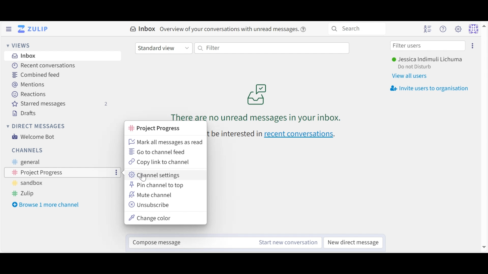  Describe the element at coordinates (474, 46) in the screenshot. I see `settings` at that location.